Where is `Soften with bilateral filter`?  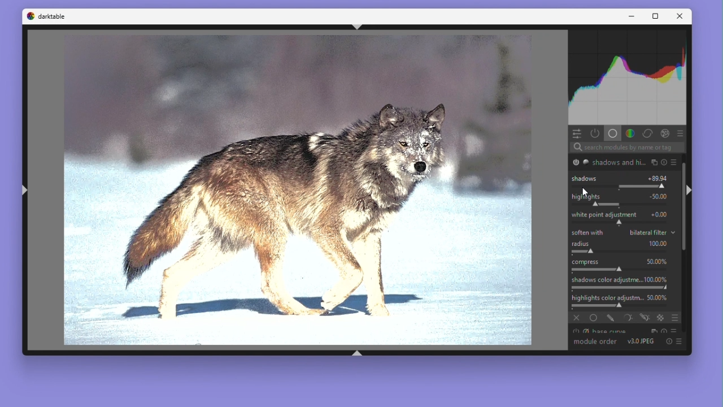
Soften with bilateral filter is located at coordinates (586, 233).